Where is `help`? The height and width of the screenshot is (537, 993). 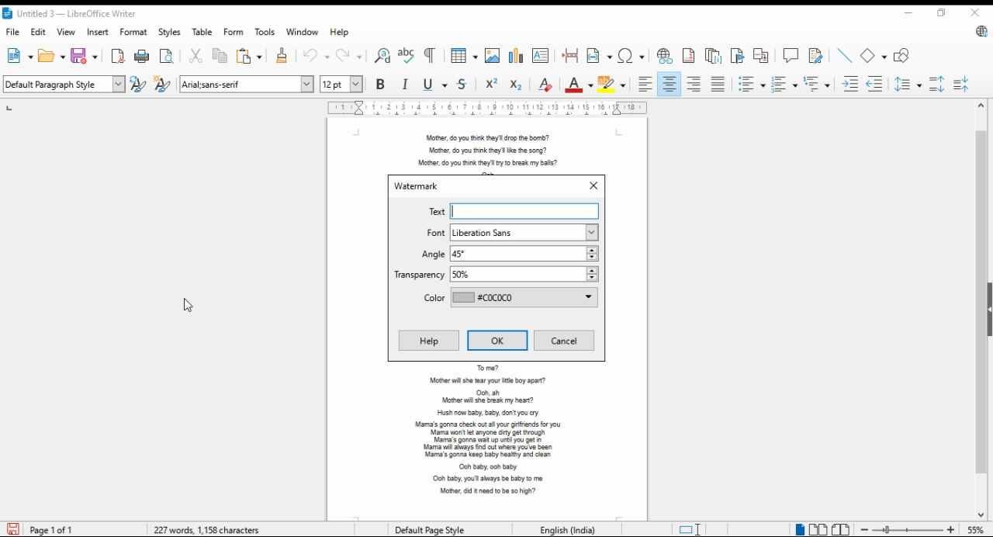
help is located at coordinates (429, 341).